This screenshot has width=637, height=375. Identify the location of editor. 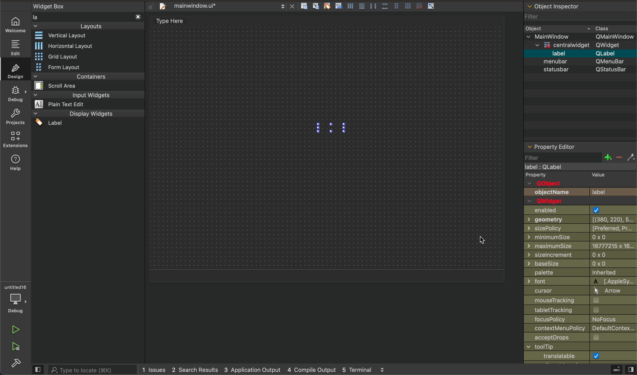
(16, 48).